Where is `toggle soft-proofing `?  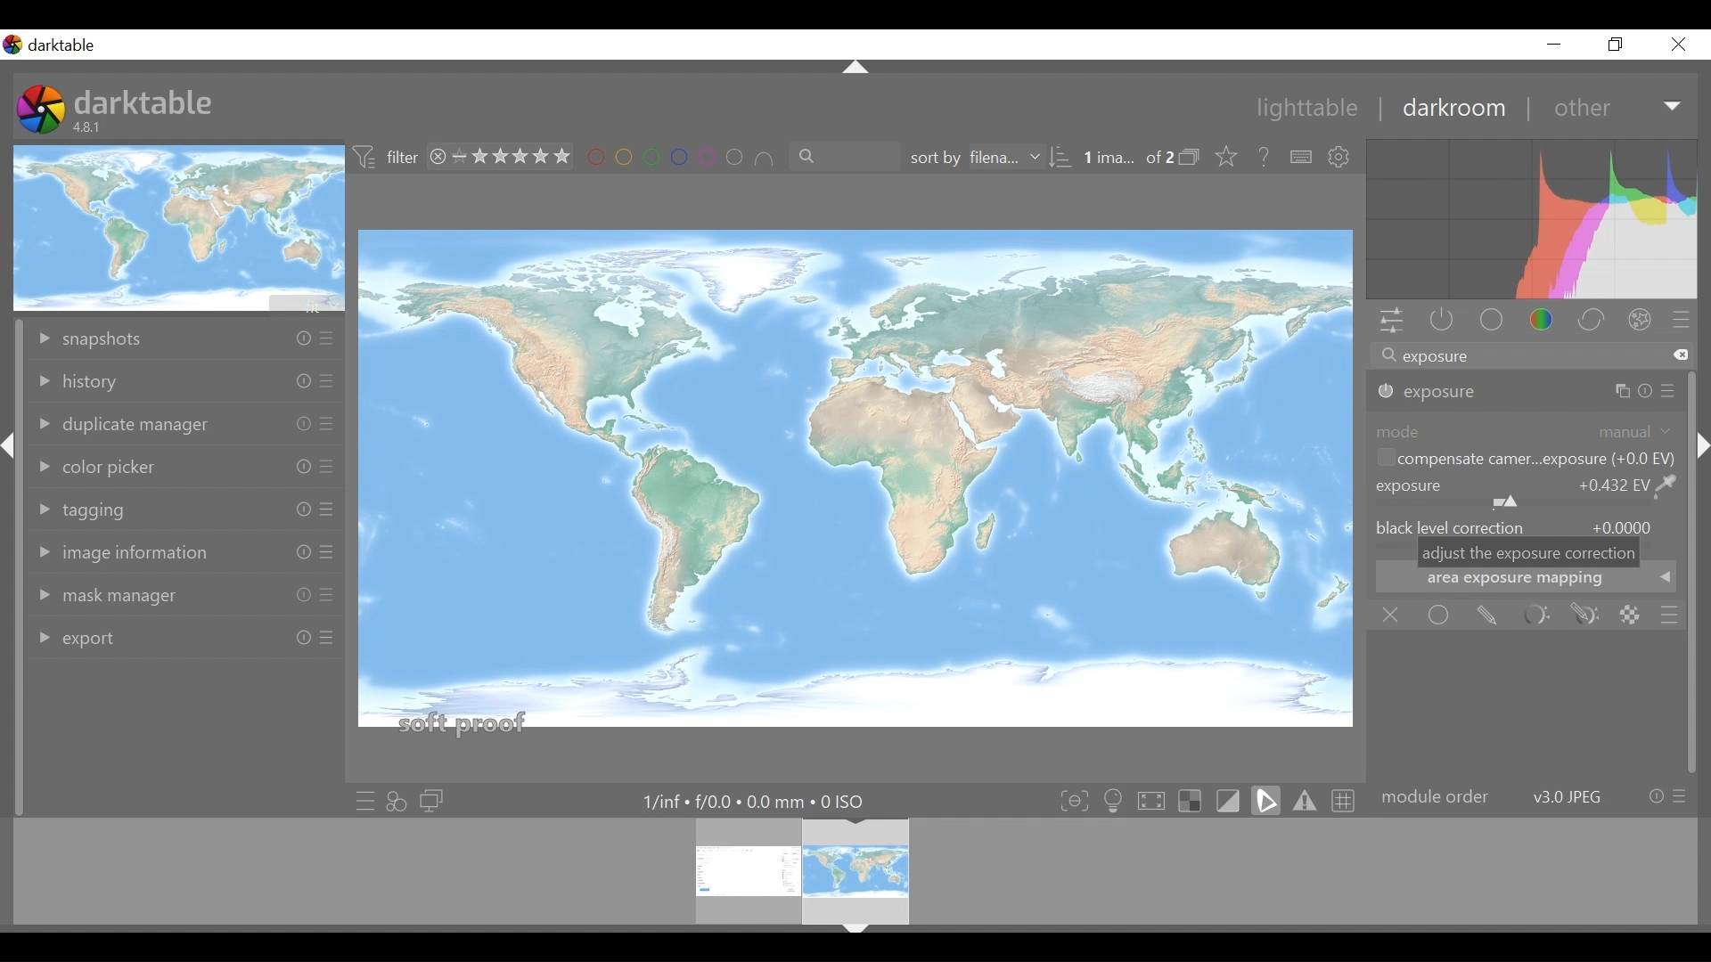
toggle soft-proofing  is located at coordinates (1266, 800).